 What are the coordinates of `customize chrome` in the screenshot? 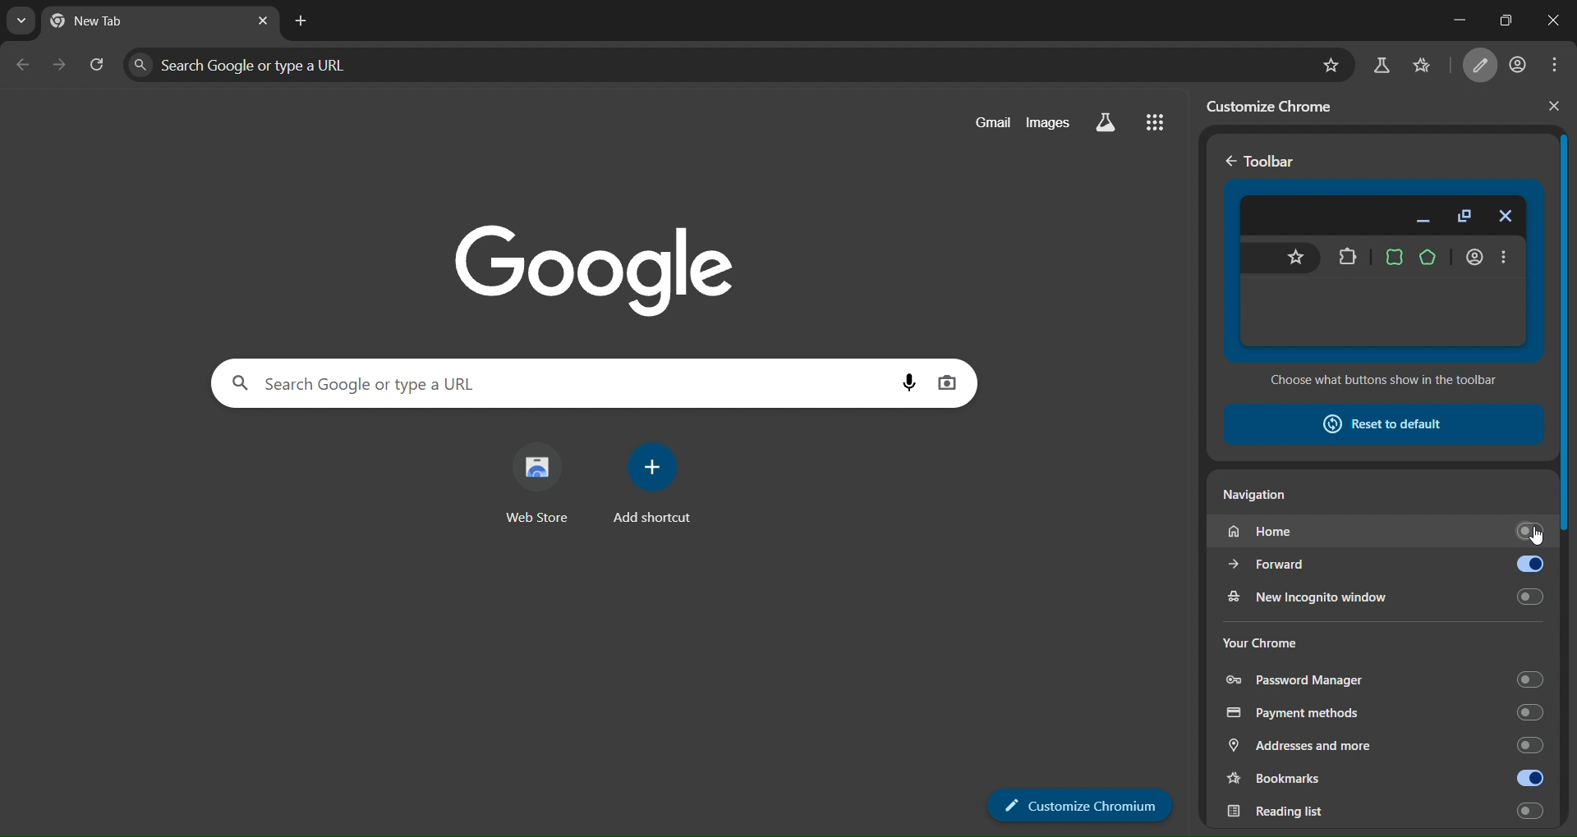 It's located at (1483, 66).